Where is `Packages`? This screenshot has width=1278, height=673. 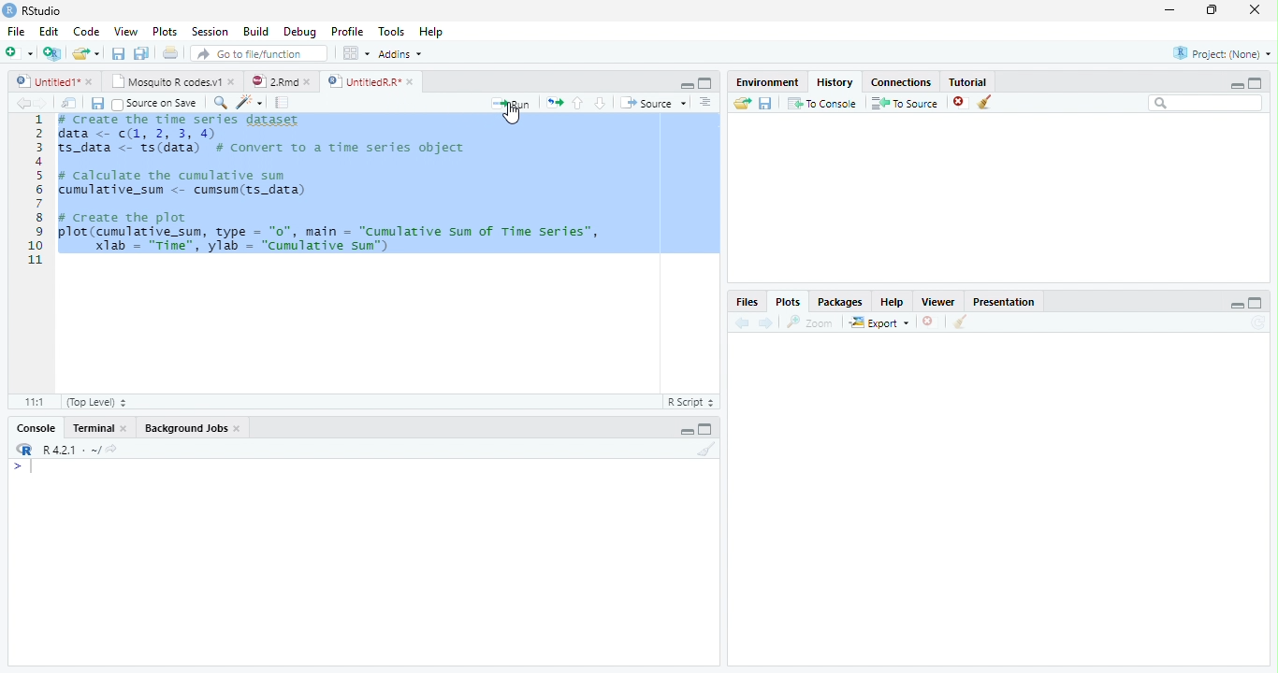 Packages is located at coordinates (838, 302).